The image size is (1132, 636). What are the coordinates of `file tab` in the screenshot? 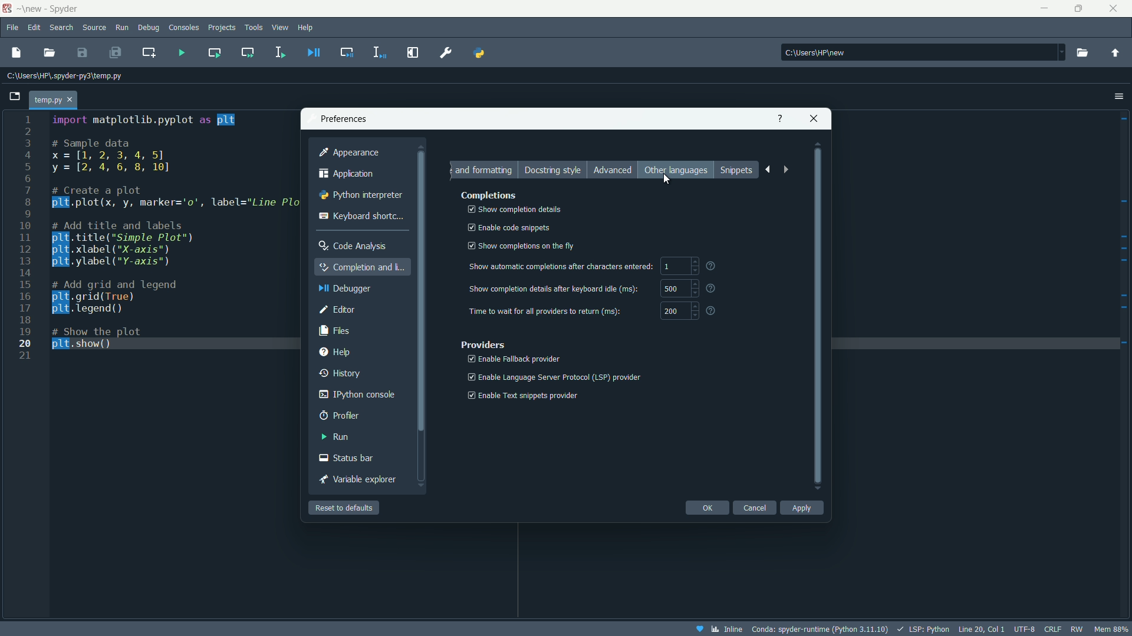 It's located at (54, 100).